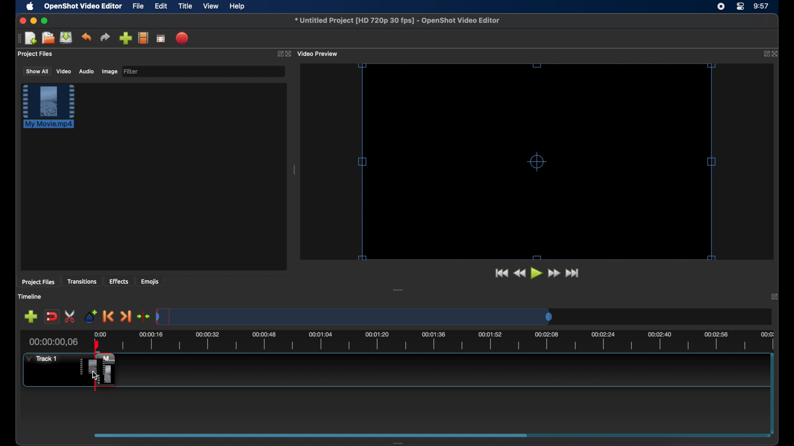 This screenshot has height=446, width=794. What do you see at coordinates (43, 358) in the screenshot?
I see `track 1` at bounding box center [43, 358].